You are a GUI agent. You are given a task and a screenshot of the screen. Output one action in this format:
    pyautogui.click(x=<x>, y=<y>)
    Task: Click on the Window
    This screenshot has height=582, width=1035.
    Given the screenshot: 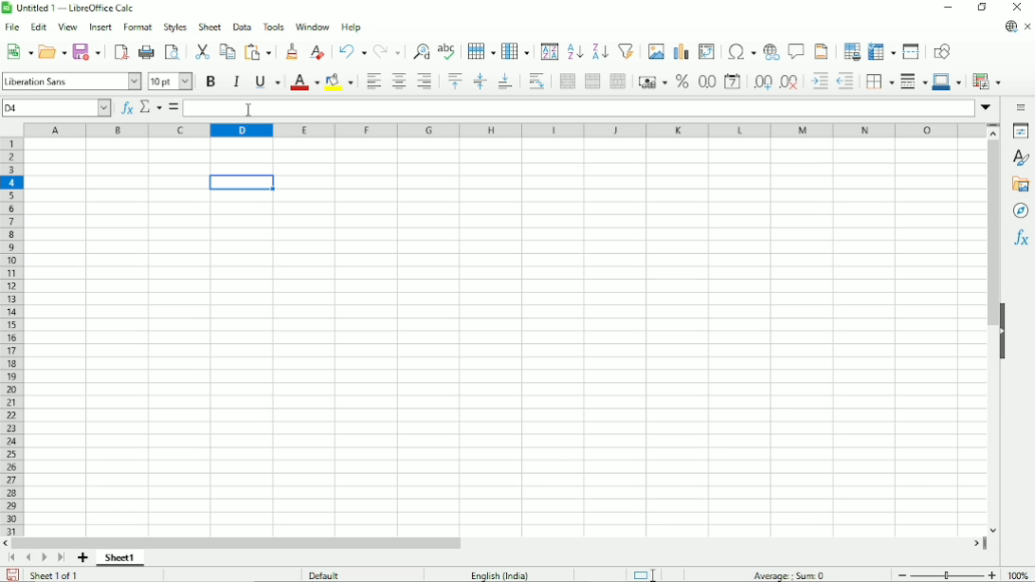 What is the action you would take?
    pyautogui.click(x=313, y=27)
    